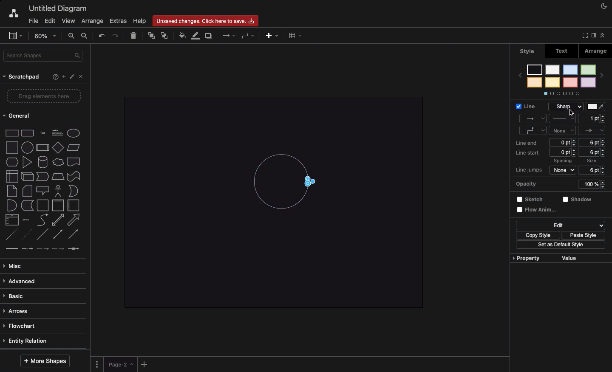 The width and height of the screenshot is (612, 372). I want to click on Size, so click(594, 157).